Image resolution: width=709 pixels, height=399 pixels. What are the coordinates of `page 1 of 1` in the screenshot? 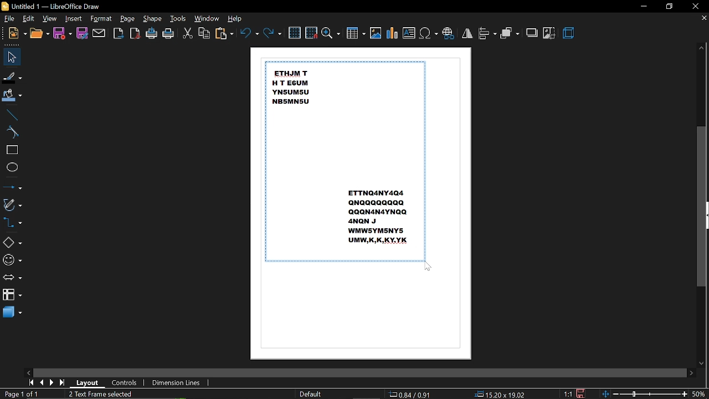 It's located at (20, 393).